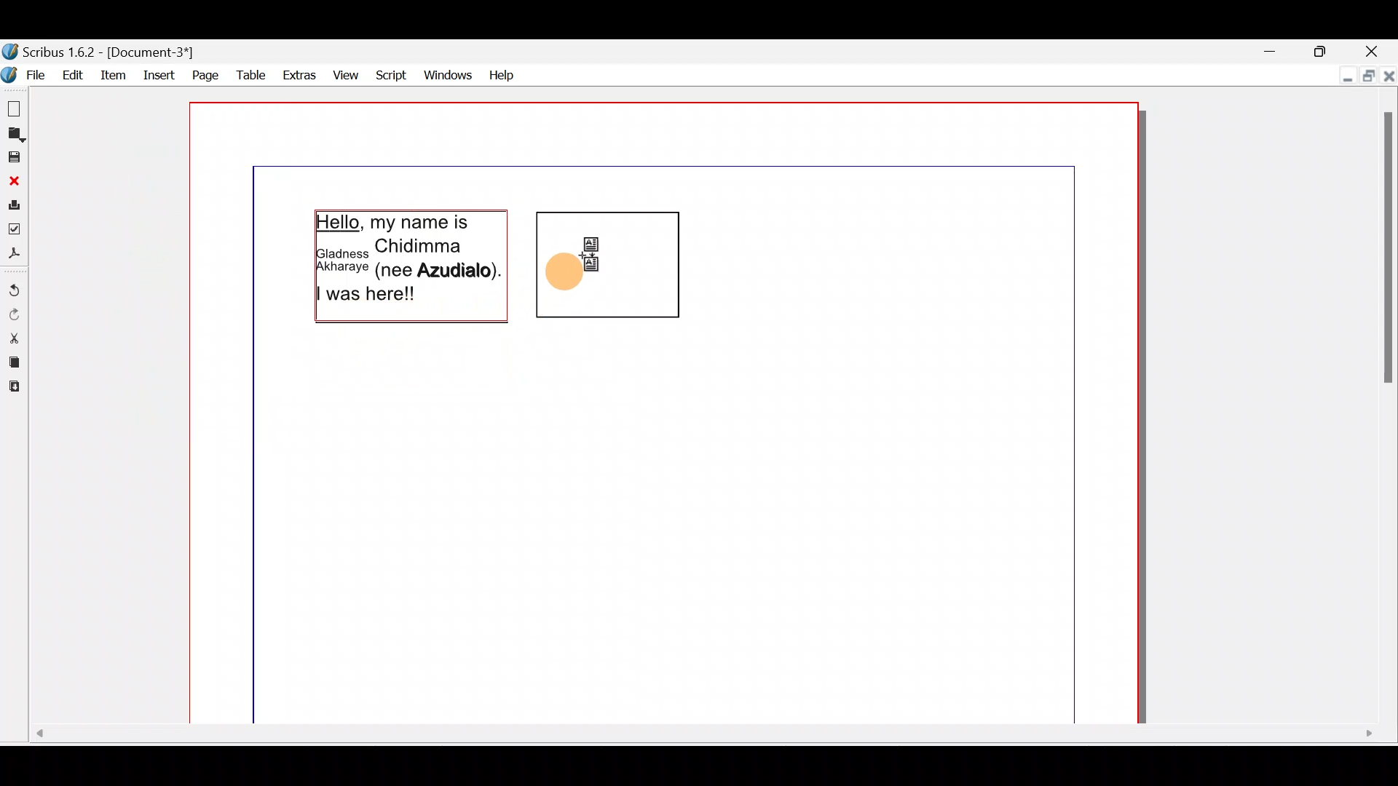  Describe the element at coordinates (1365, 75) in the screenshot. I see `Maximise` at that location.